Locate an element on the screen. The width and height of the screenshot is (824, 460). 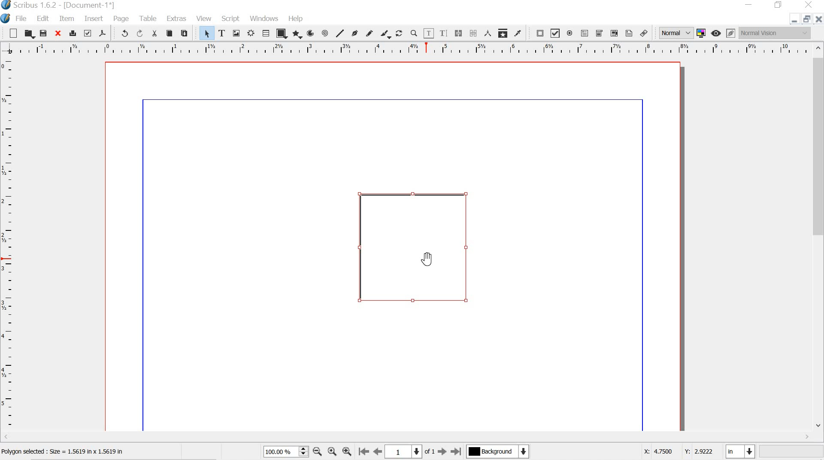
logo is located at coordinates (6, 18).